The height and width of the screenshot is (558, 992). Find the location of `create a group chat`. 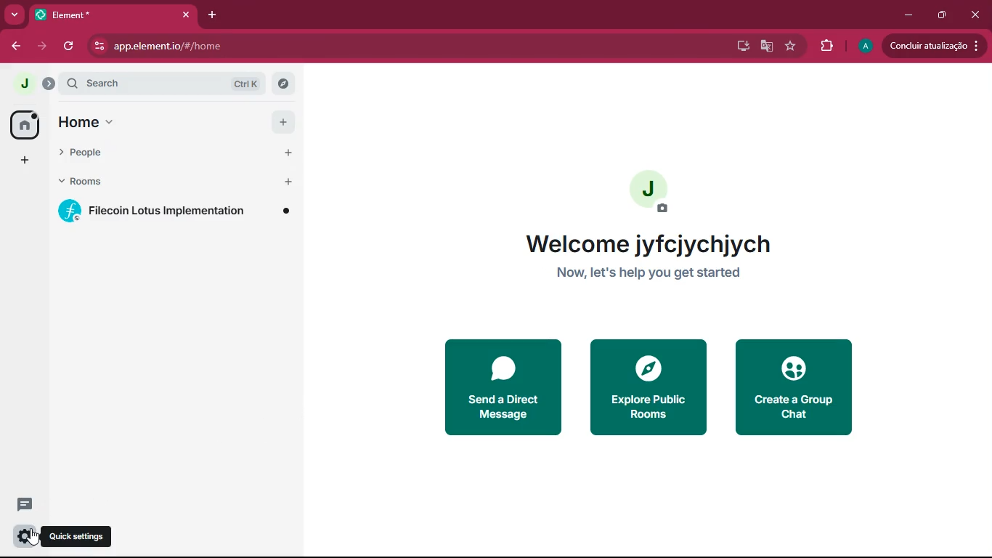

create a group chat is located at coordinates (792, 389).